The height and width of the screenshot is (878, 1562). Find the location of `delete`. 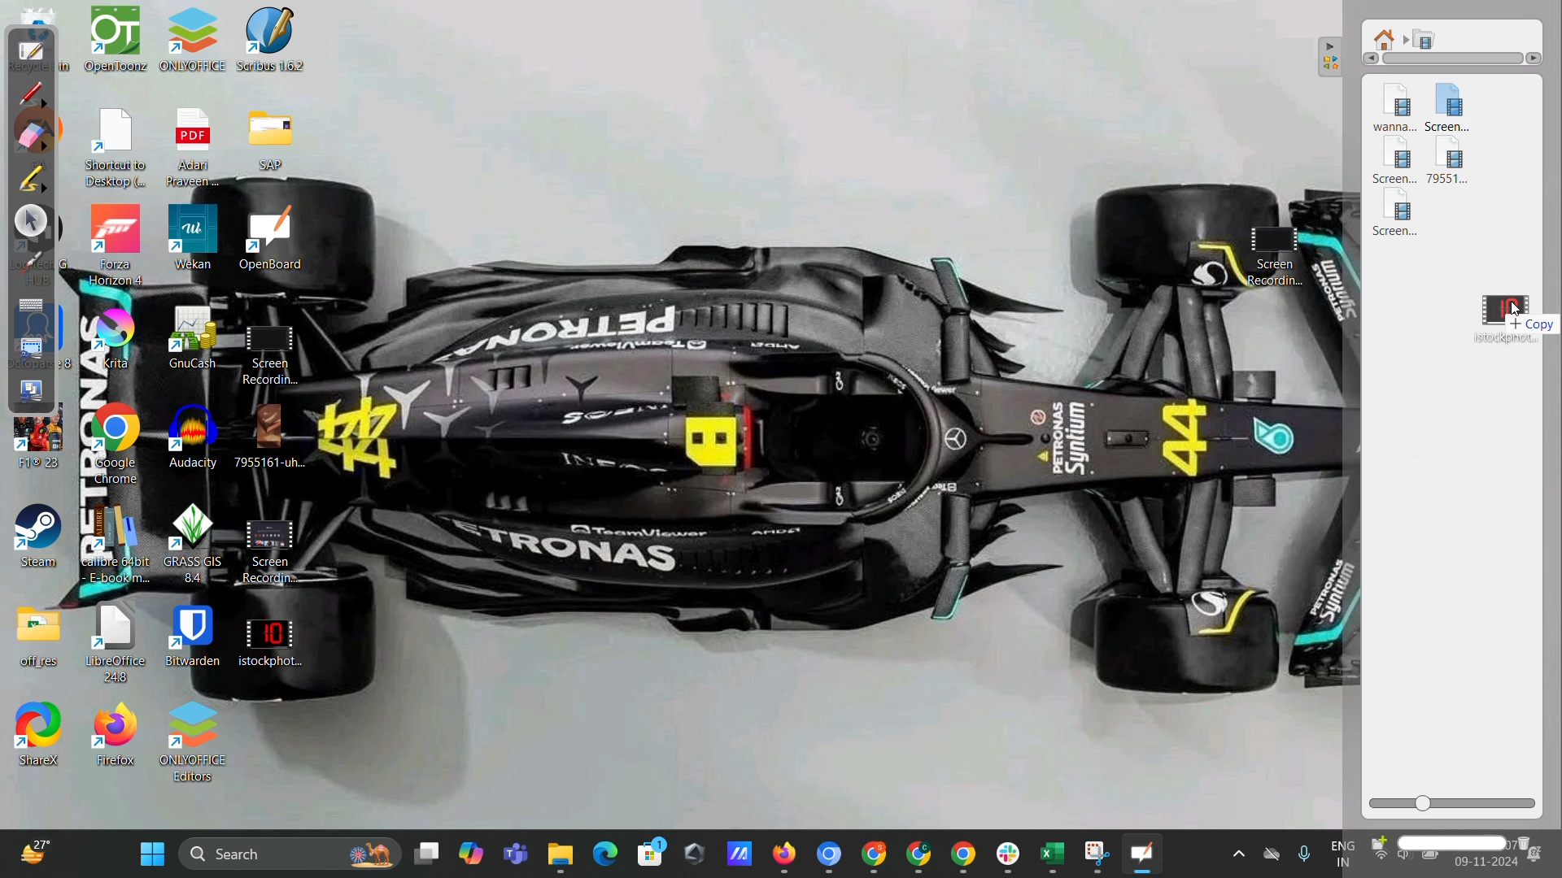

delete is located at coordinates (1530, 841).